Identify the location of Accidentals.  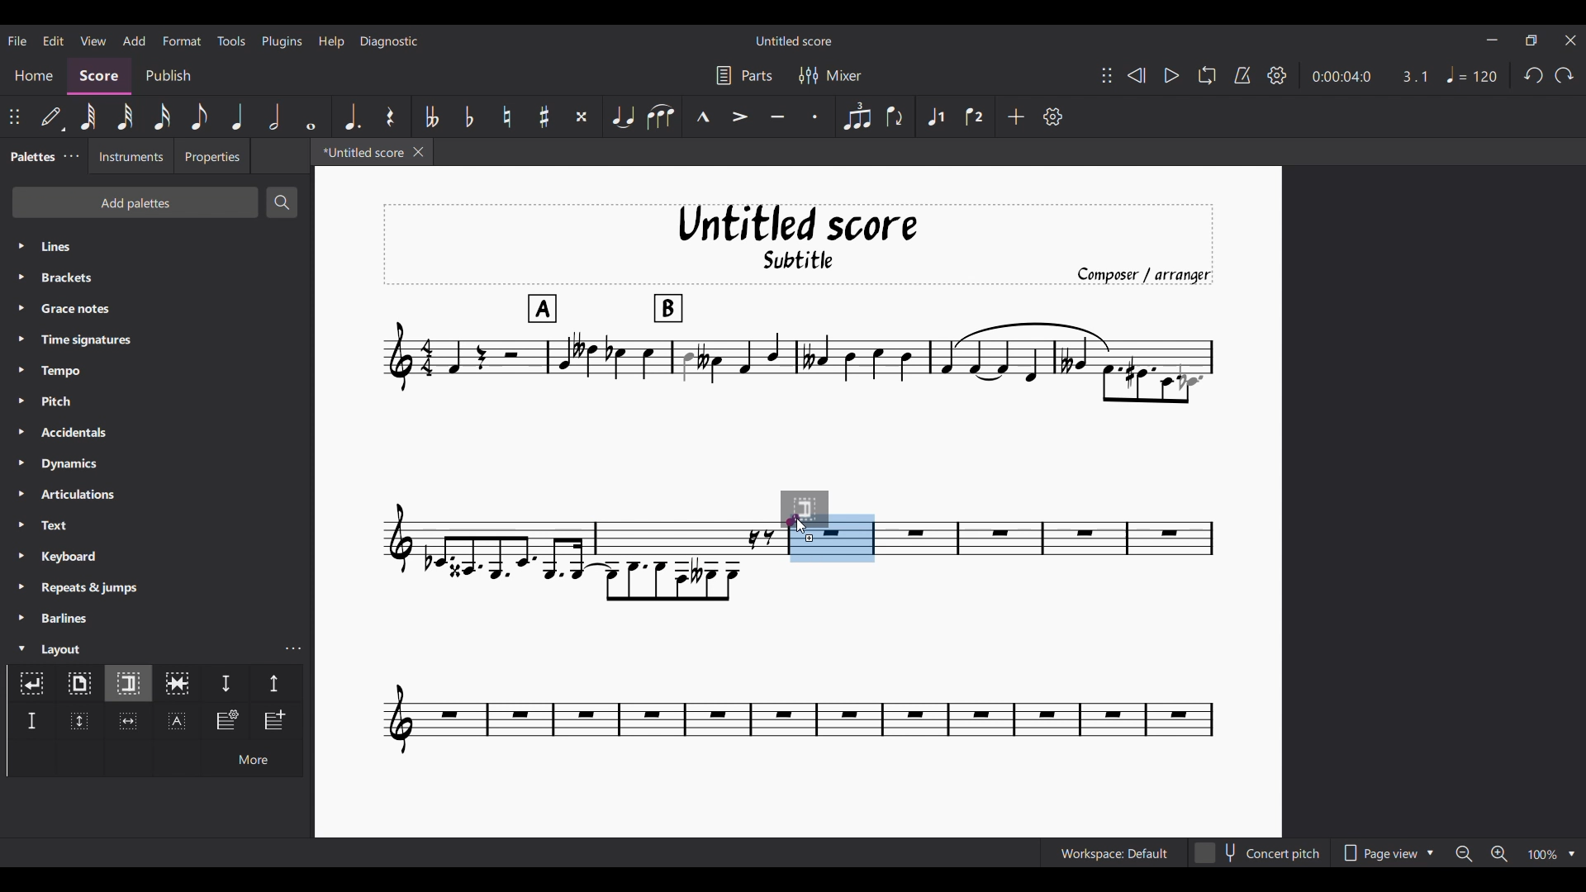
(156, 432).